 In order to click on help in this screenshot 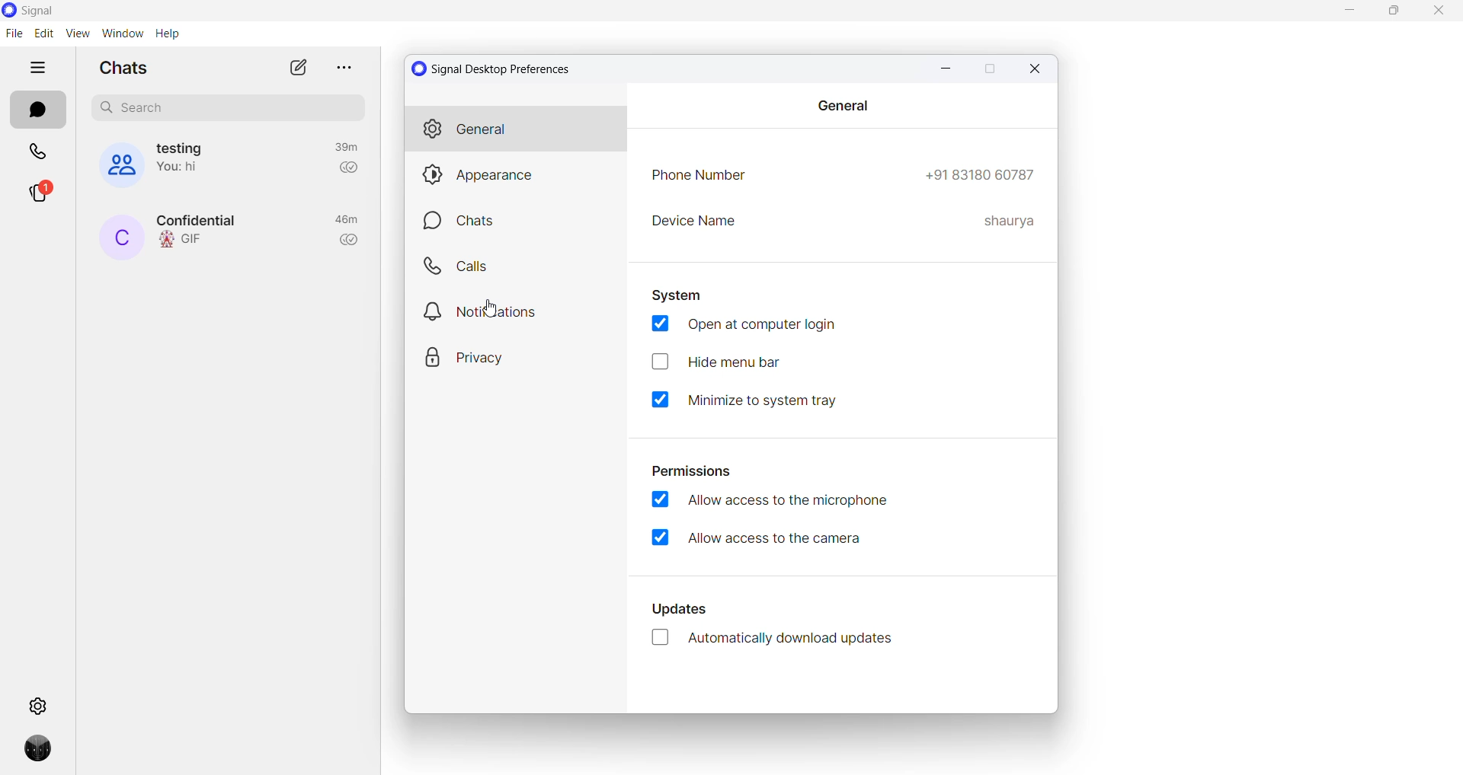, I will do `click(166, 33)`.